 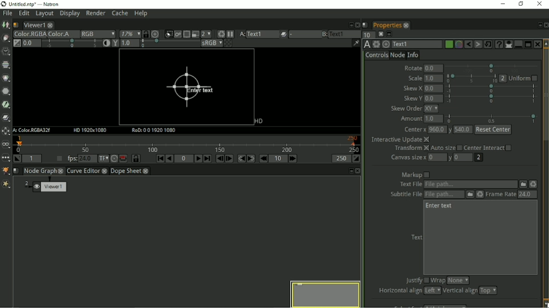 I want to click on Maximum number of panels, so click(x=369, y=35).